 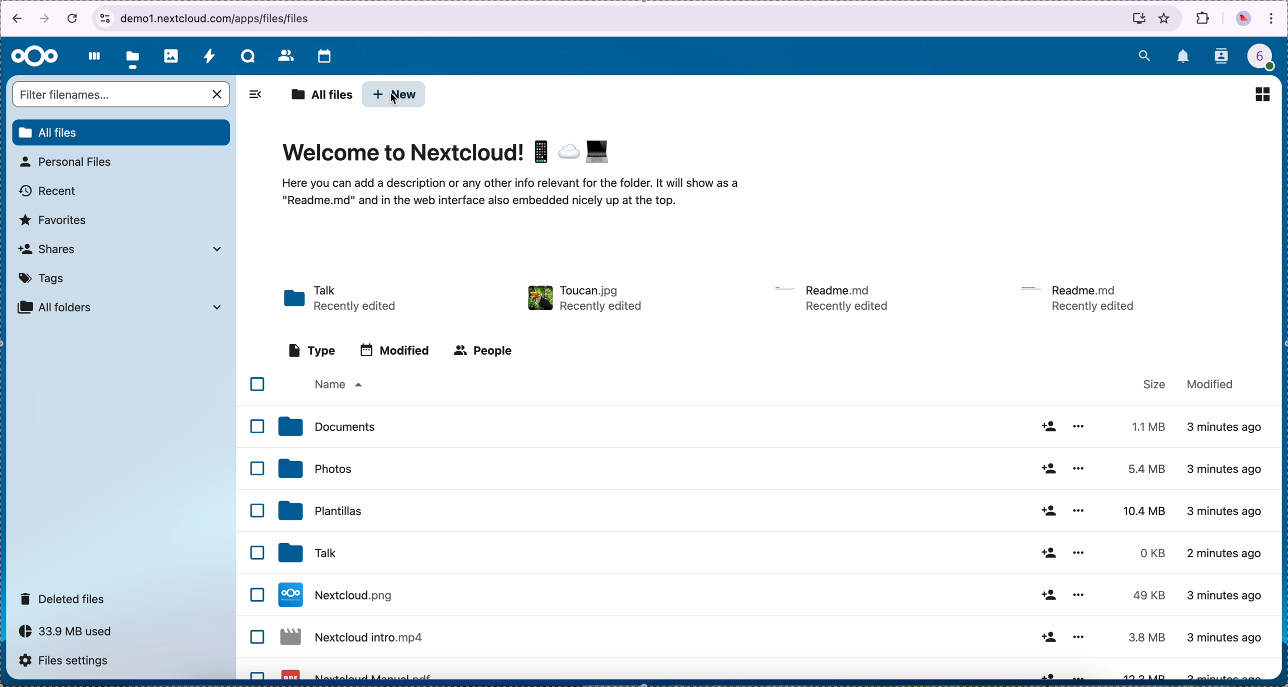 I want to click on Nextcloud logo, so click(x=35, y=57).